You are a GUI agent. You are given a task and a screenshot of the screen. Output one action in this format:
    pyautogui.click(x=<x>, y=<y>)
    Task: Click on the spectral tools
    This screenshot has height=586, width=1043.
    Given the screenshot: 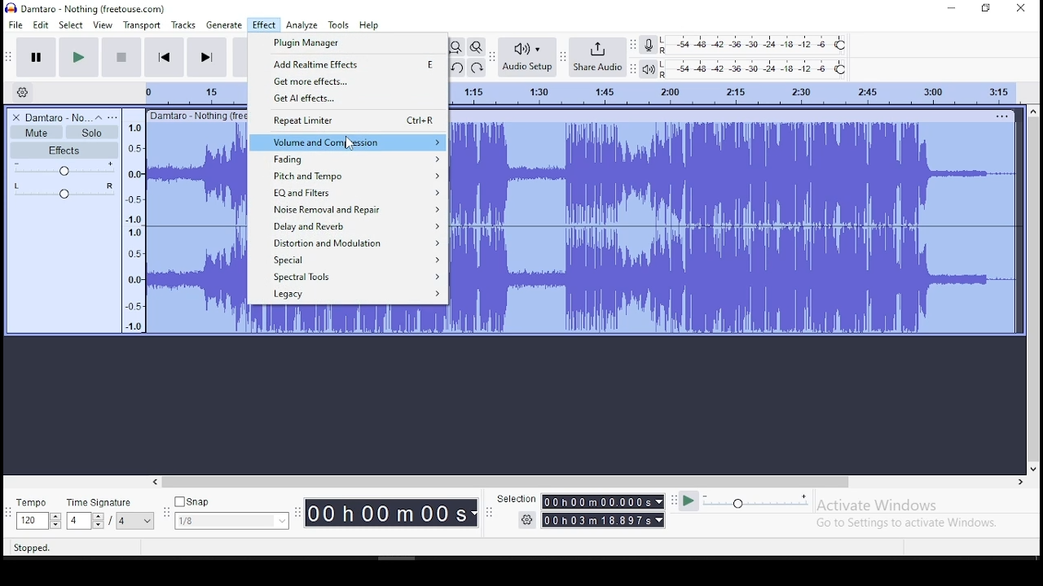 What is the action you would take?
    pyautogui.click(x=350, y=276)
    